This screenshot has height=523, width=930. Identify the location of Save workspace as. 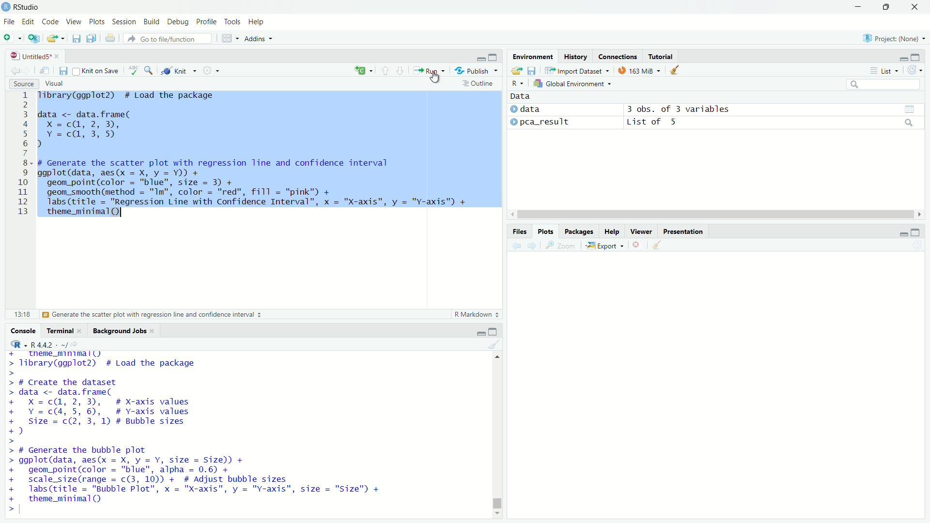
(531, 70).